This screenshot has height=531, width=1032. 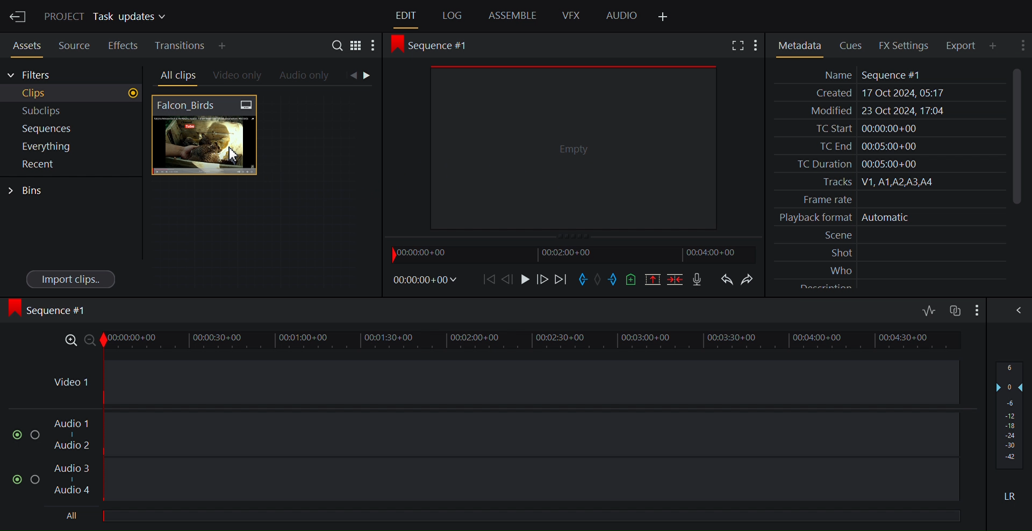 I want to click on Clips, so click(x=72, y=94).